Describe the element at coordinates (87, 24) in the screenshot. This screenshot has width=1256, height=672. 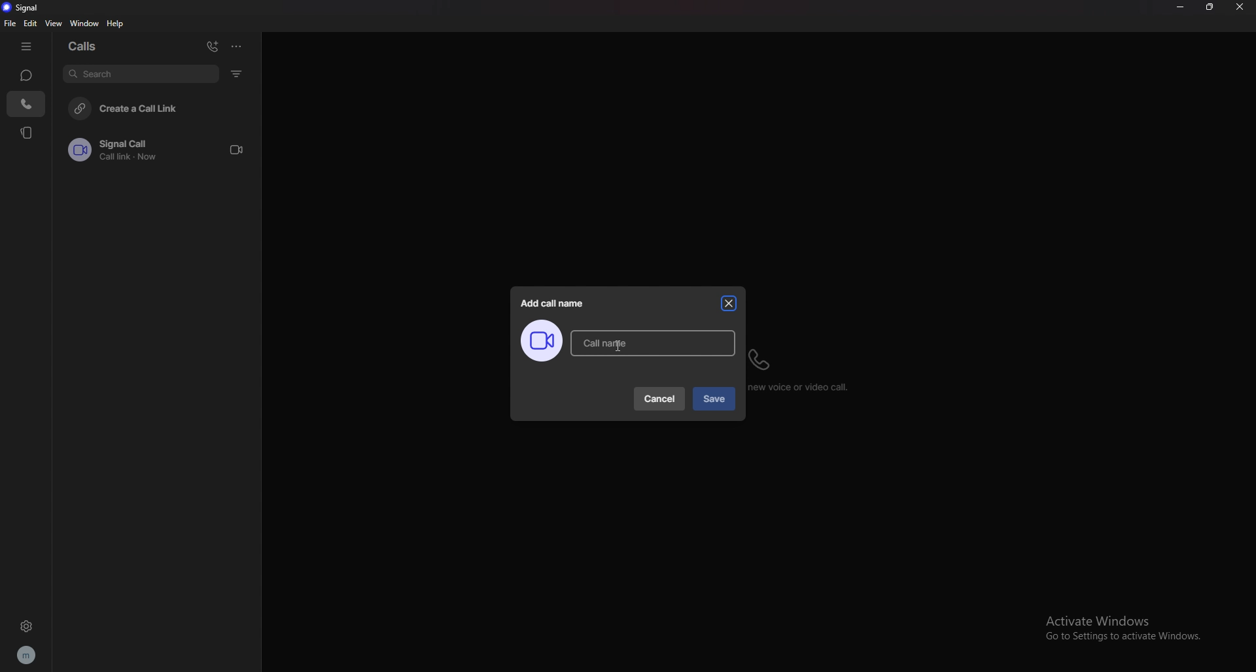
I see `window` at that location.